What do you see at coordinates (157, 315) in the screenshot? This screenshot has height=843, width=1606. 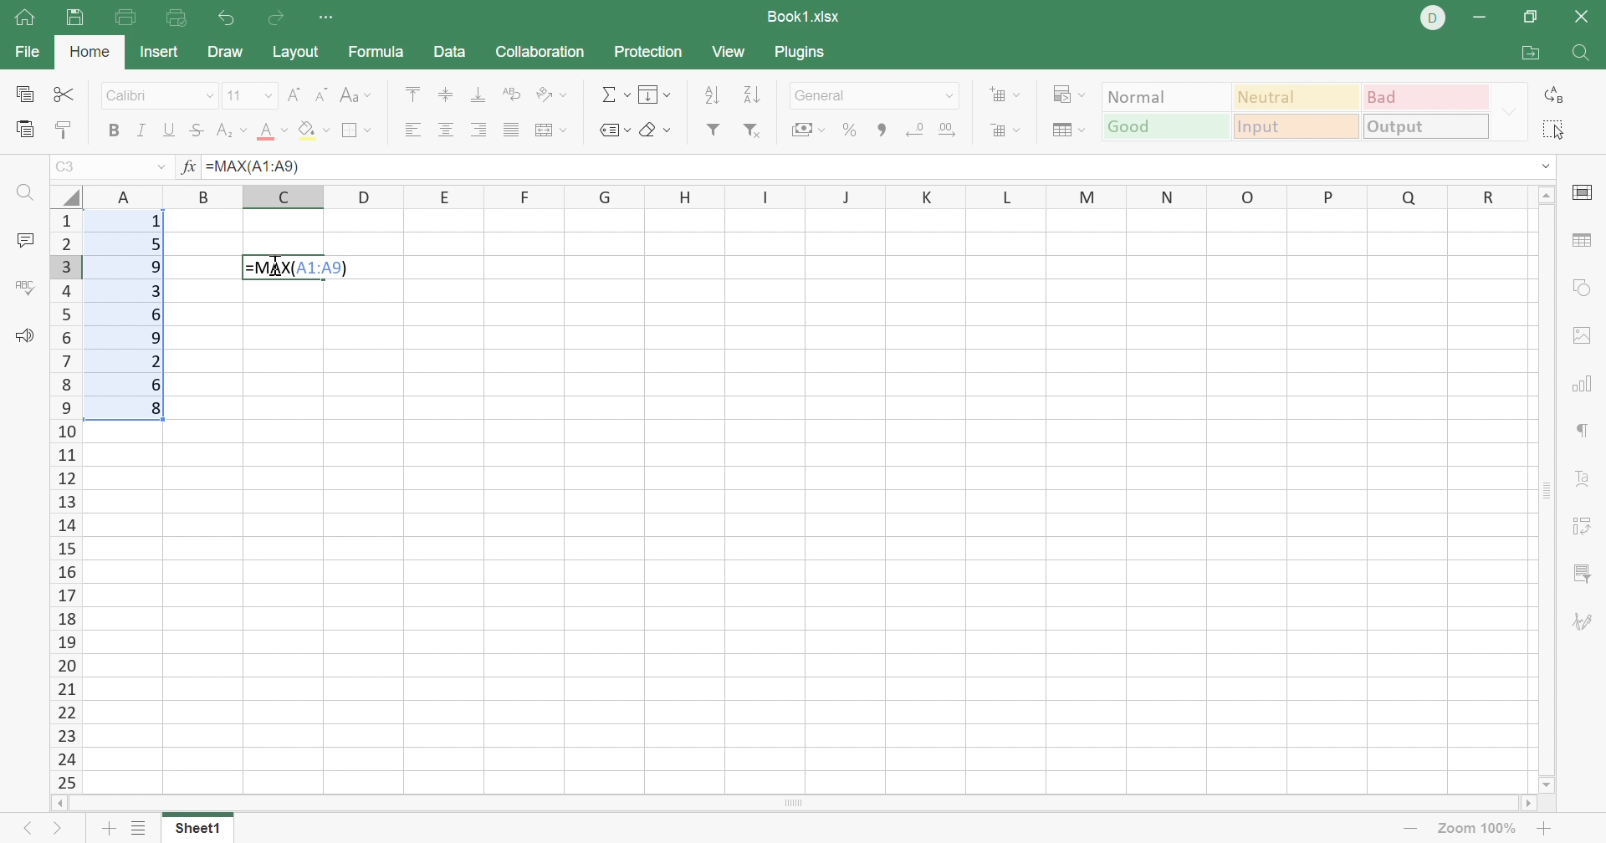 I see `6` at bounding box center [157, 315].